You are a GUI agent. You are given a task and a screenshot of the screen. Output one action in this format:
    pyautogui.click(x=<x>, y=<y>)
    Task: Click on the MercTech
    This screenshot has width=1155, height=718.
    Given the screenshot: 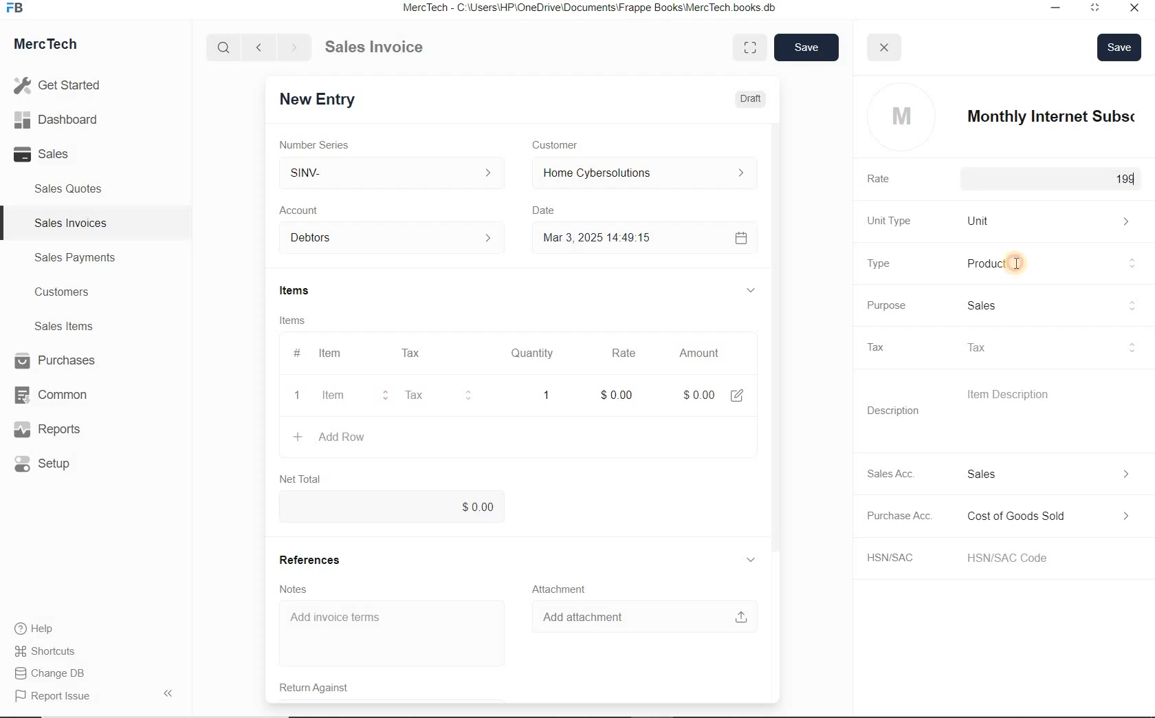 What is the action you would take?
    pyautogui.click(x=52, y=47)
    